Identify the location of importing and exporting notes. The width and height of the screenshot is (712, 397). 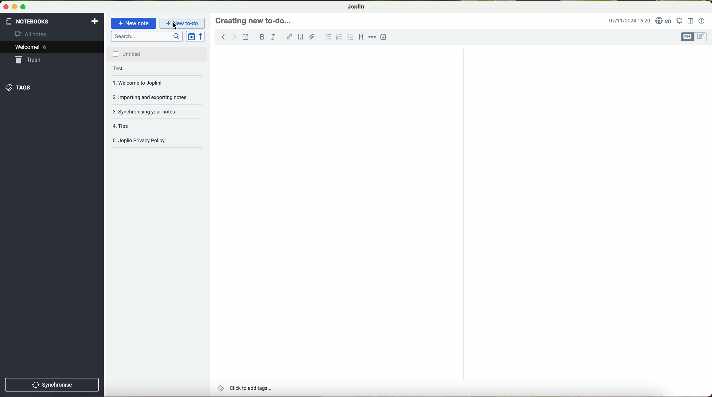
(153, 96).